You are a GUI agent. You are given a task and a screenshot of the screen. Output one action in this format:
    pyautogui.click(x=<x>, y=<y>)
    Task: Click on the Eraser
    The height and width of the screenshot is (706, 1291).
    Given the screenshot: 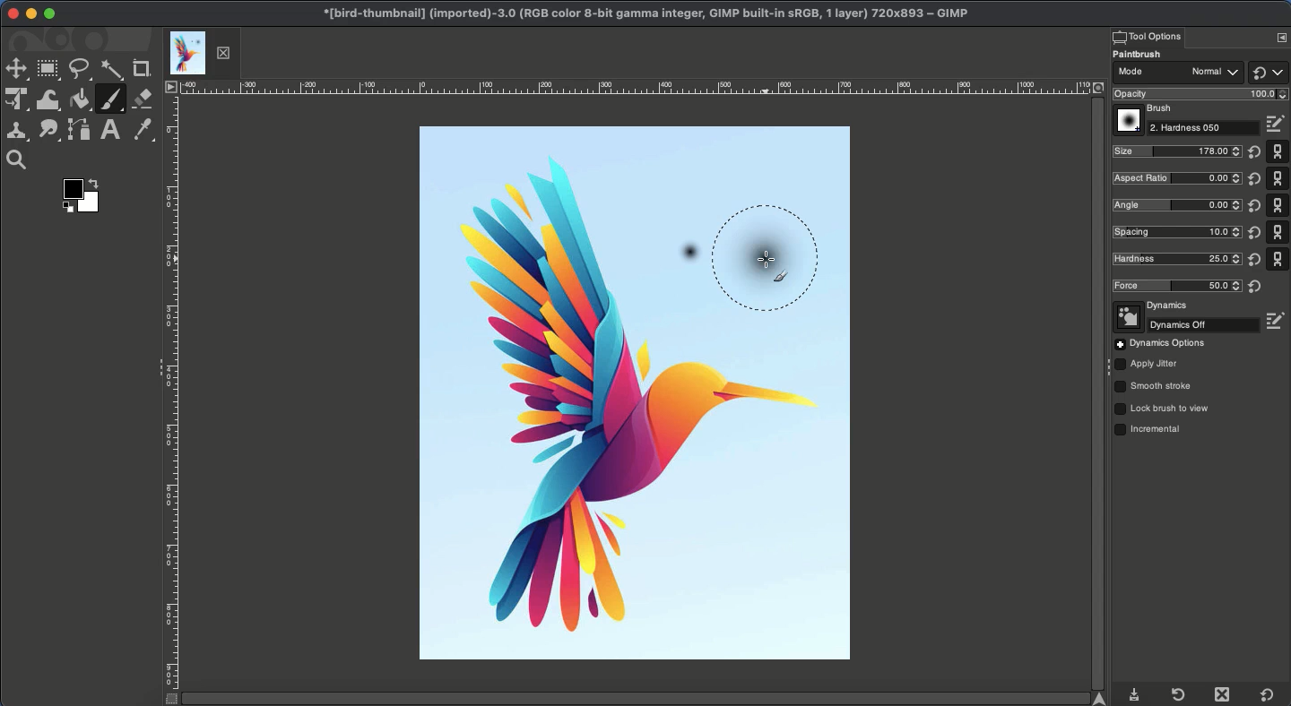 What is the action you would take?
    pyautogui.click(x=143, y=99)
    